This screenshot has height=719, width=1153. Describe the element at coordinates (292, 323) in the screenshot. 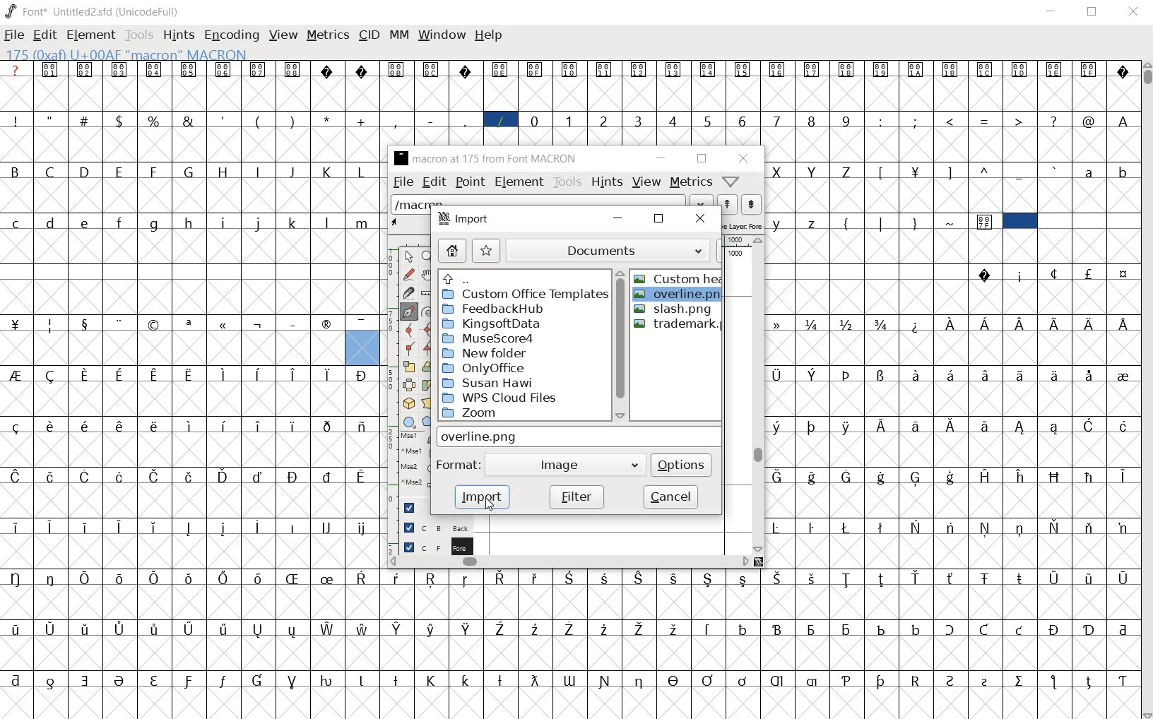

I see `Symbol` at that location.